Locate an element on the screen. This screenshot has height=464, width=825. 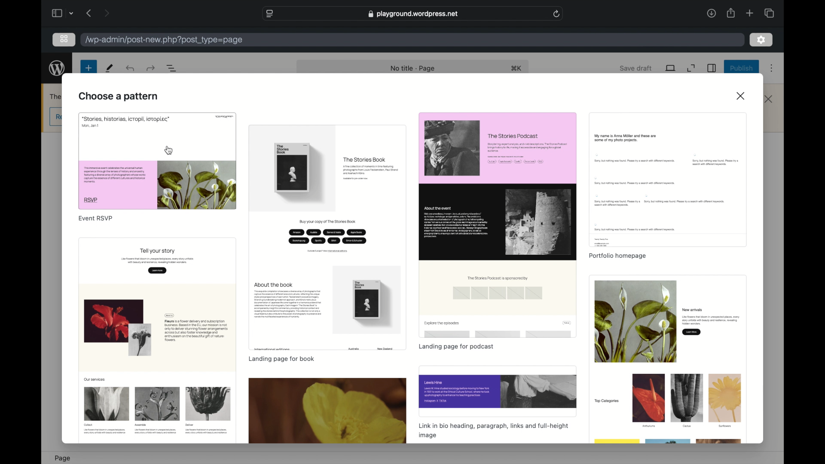
previous page is located at coordinates (89, 13).